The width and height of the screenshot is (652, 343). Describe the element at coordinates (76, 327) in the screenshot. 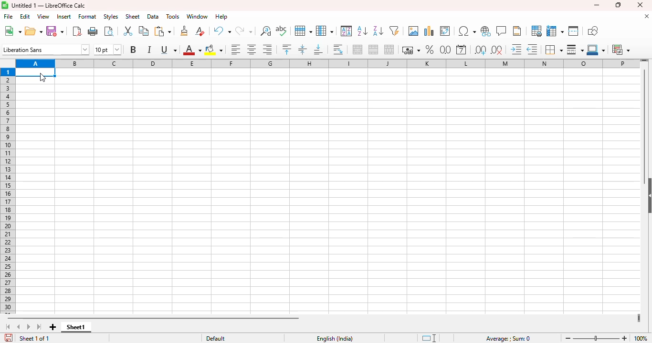

I see `sheet1` at that location.